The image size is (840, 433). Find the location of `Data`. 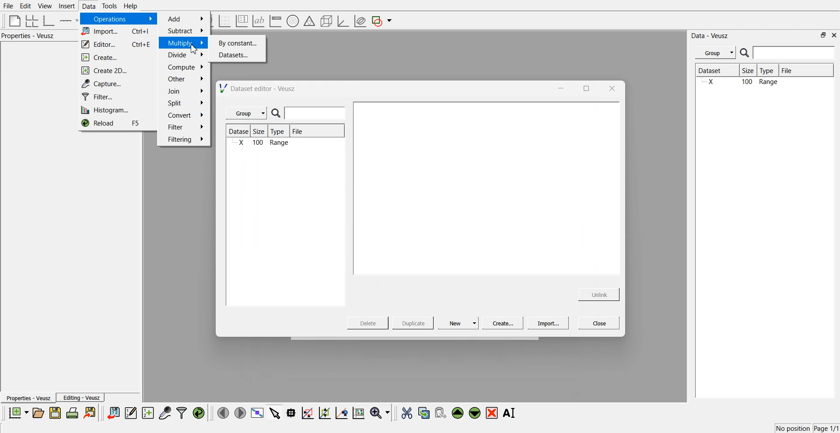

Data is located at coordinates (88, 6).